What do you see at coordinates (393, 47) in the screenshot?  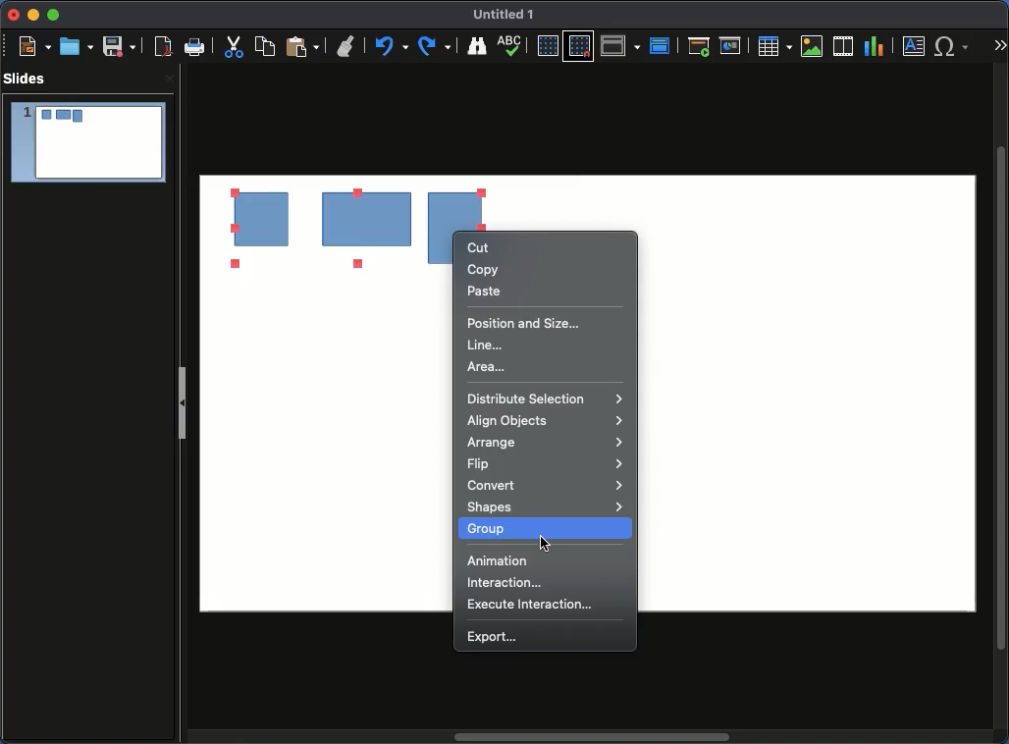 I see `Undo` at bounding box center [393, 47].